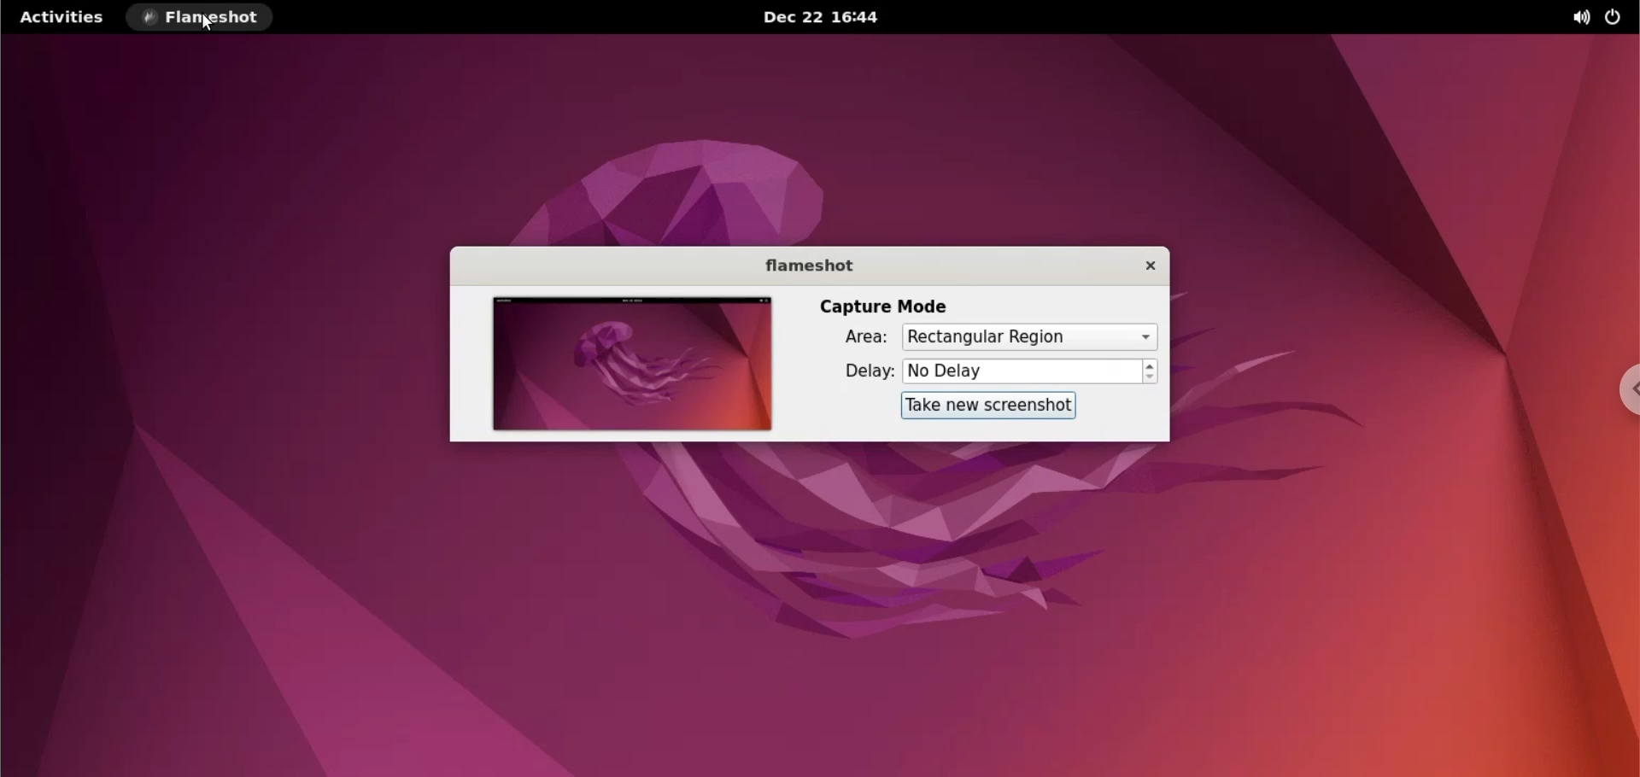 The width and height of the screenshot is (1640, 777). I want to click on Dec 22 16:44, so click(828, 17).